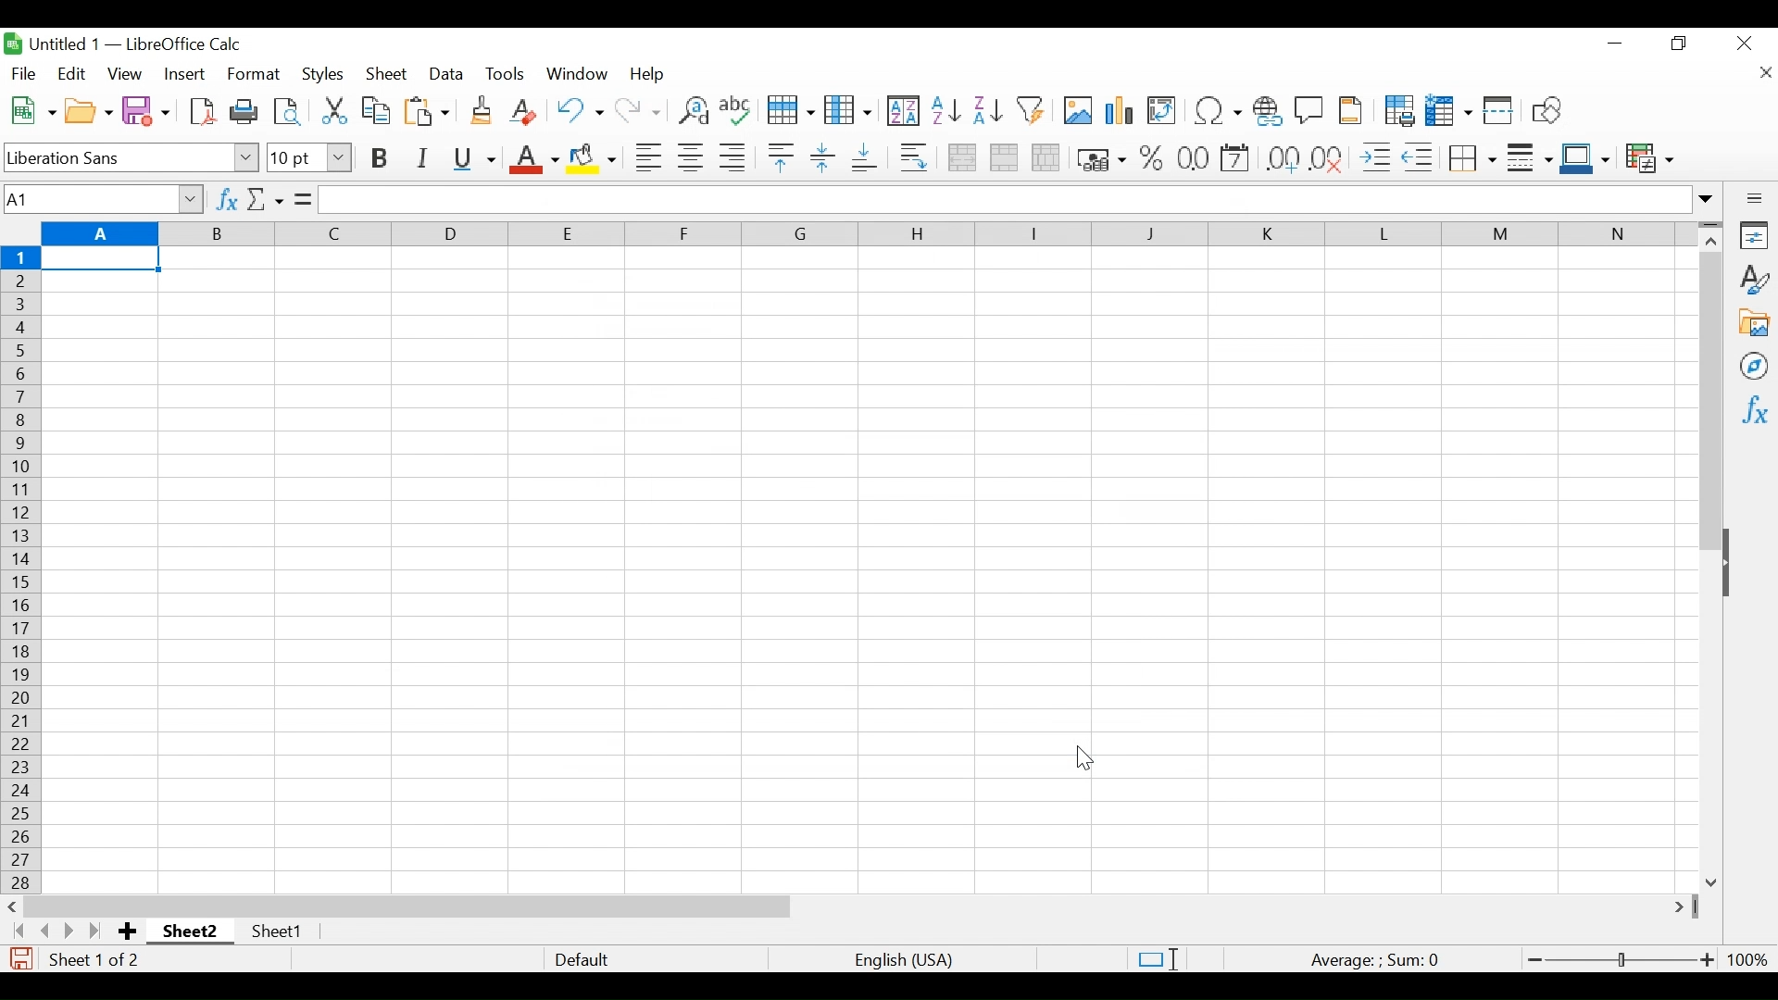 Image resolution: width=1778 pixels, height=1000 pixels. What do you see at coordinates (821, 158) in the screenshot?
I see `Center Vertically` at bounding box center [821, 158].